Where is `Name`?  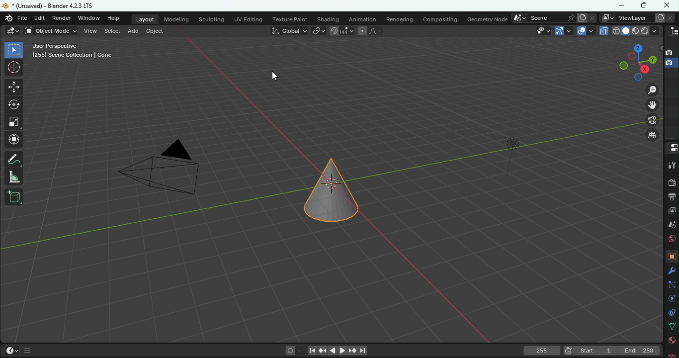
Name is located at coordinates (545, 18).